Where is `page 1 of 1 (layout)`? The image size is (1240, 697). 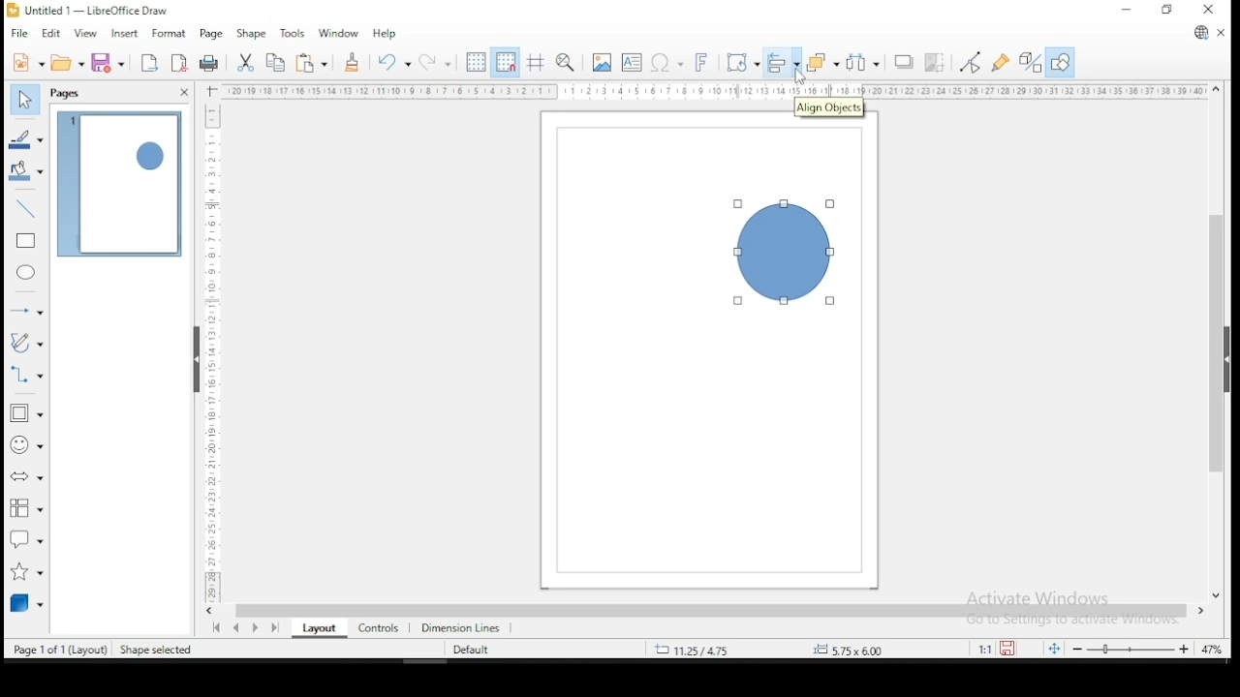 page 1 of 1 (layout) is located at coordinates (61, 649).